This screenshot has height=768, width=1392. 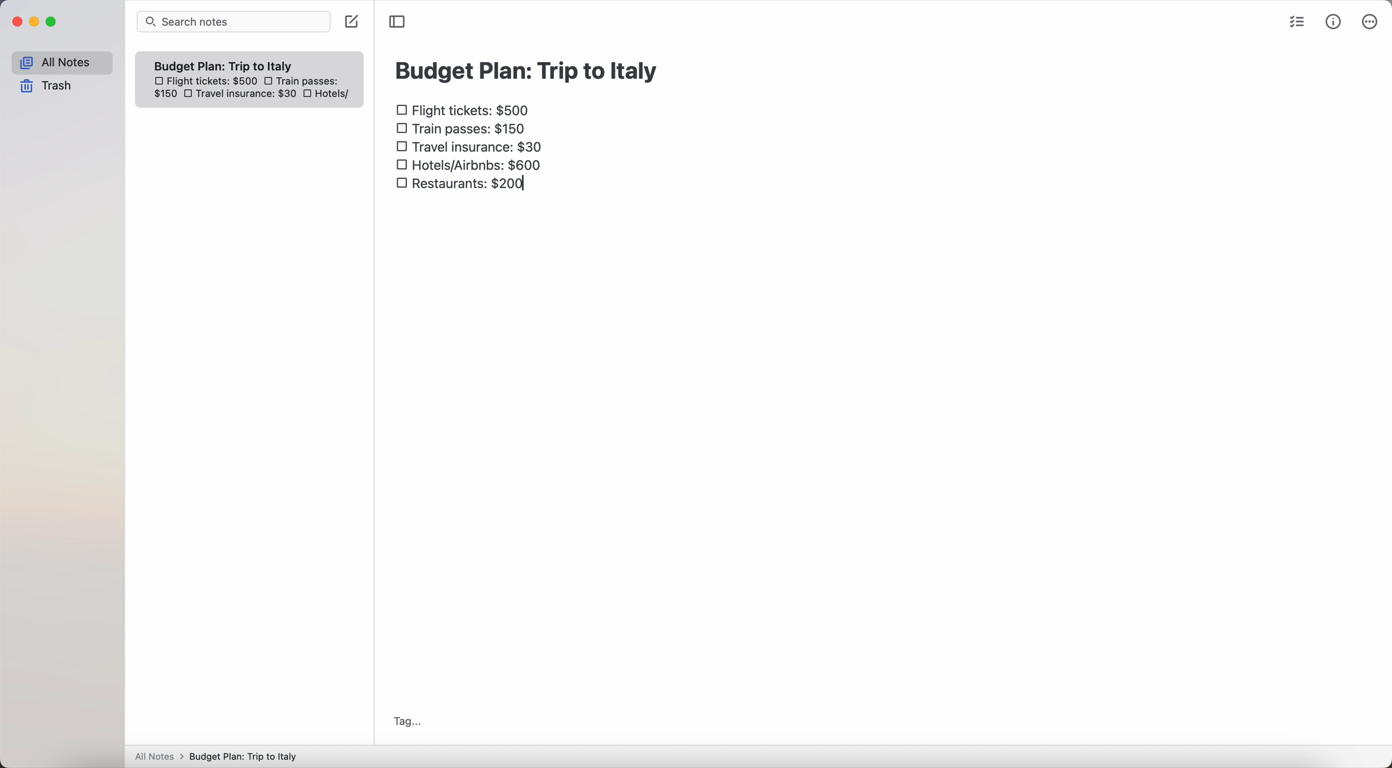 I want to click on travel insurance: $30 checkbox, so click(x=471, y=146).